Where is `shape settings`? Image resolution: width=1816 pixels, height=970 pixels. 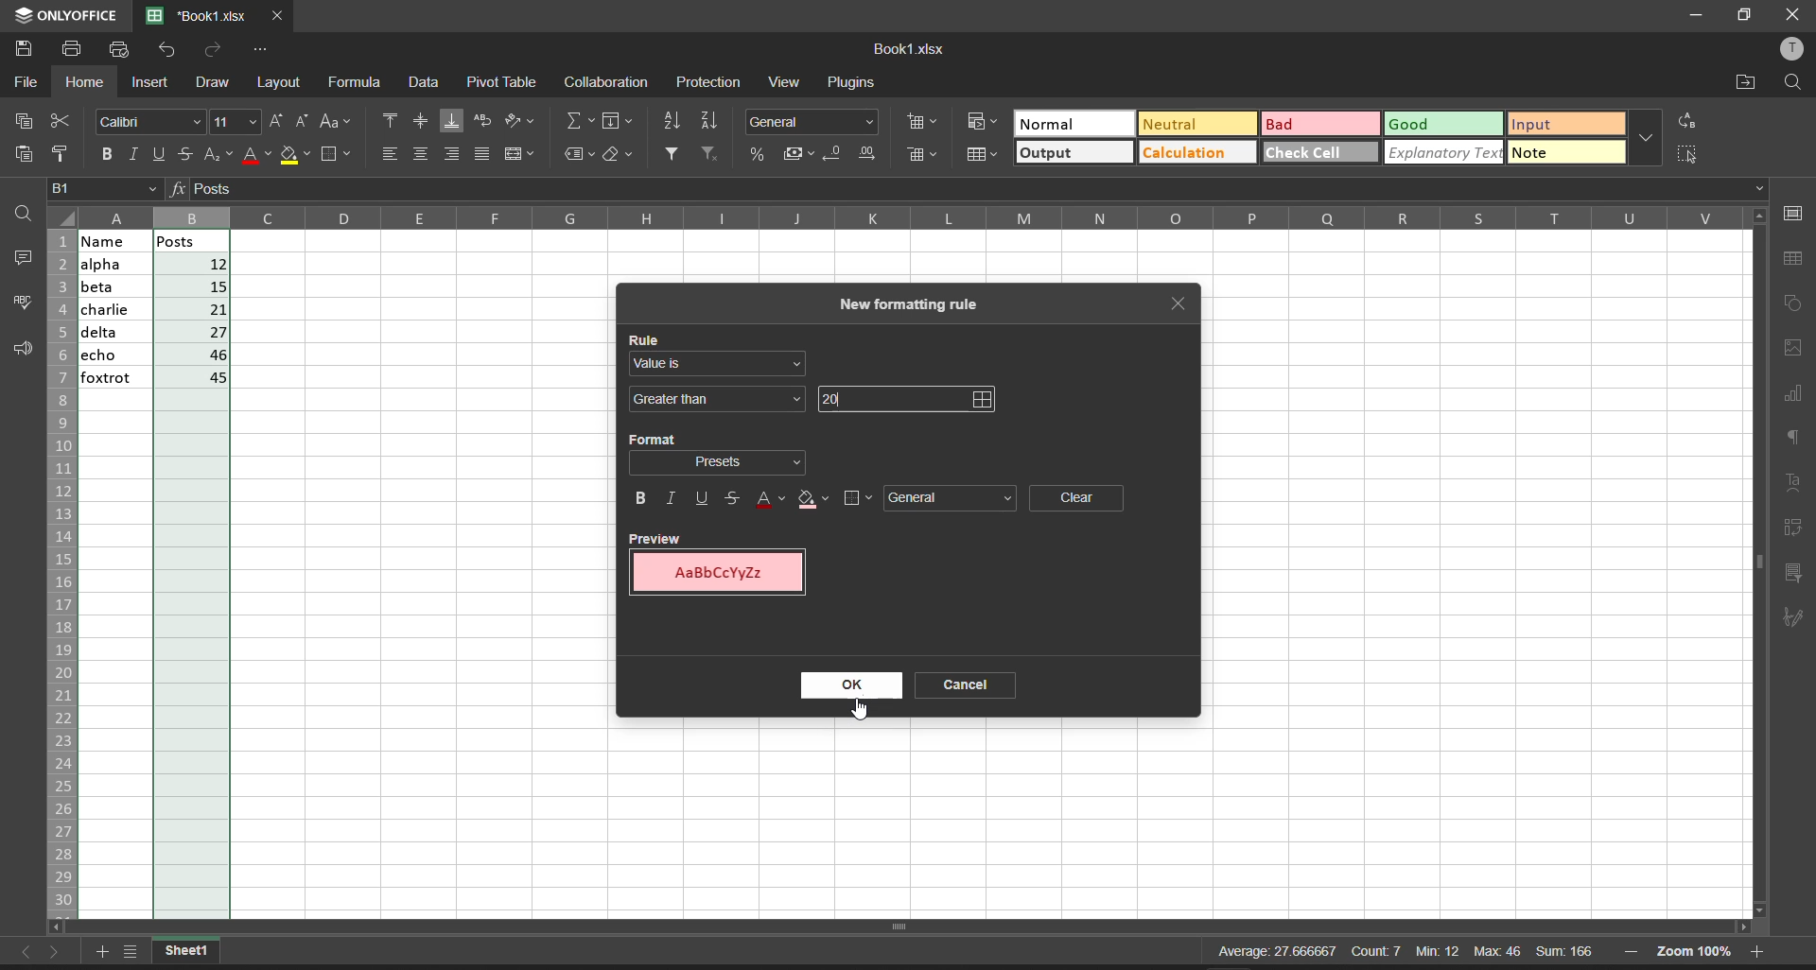
shape settings is located at coordinates (1800, 302).